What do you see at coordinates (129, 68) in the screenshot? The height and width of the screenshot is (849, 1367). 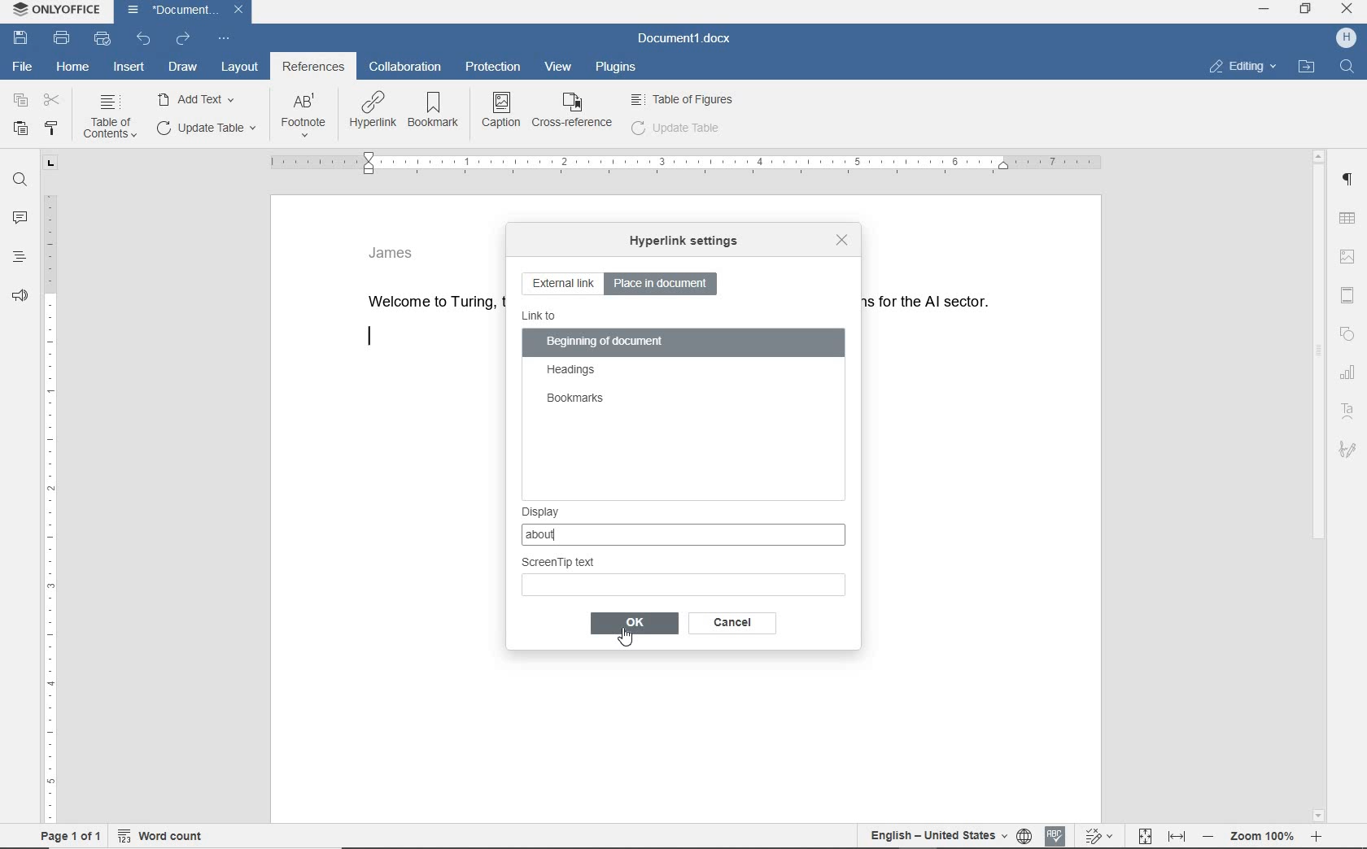 I see `insert` at bounding box center [129, 68].